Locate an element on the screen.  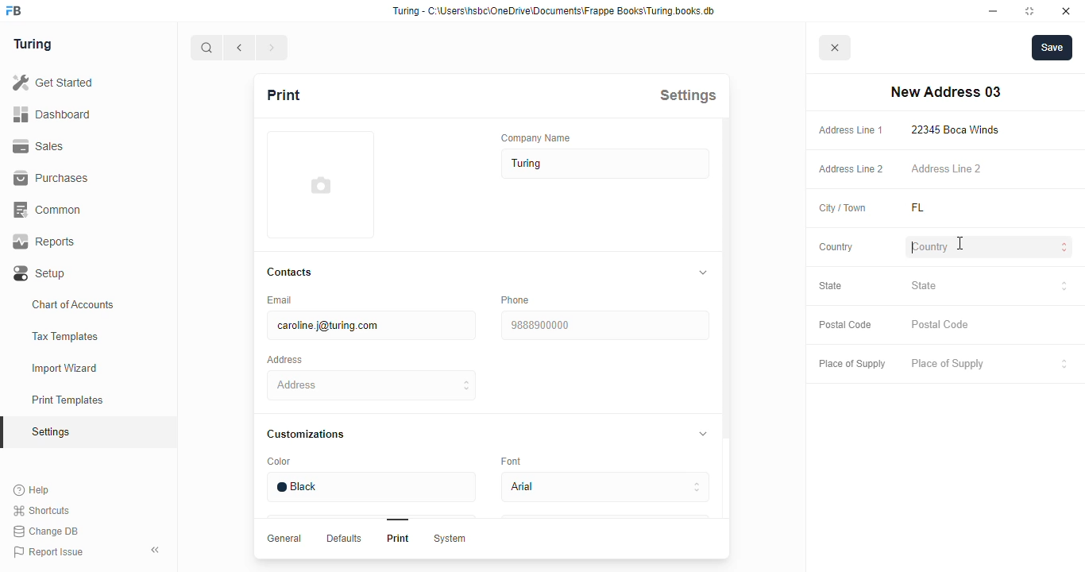
Print is located at coordinates (398, 538).